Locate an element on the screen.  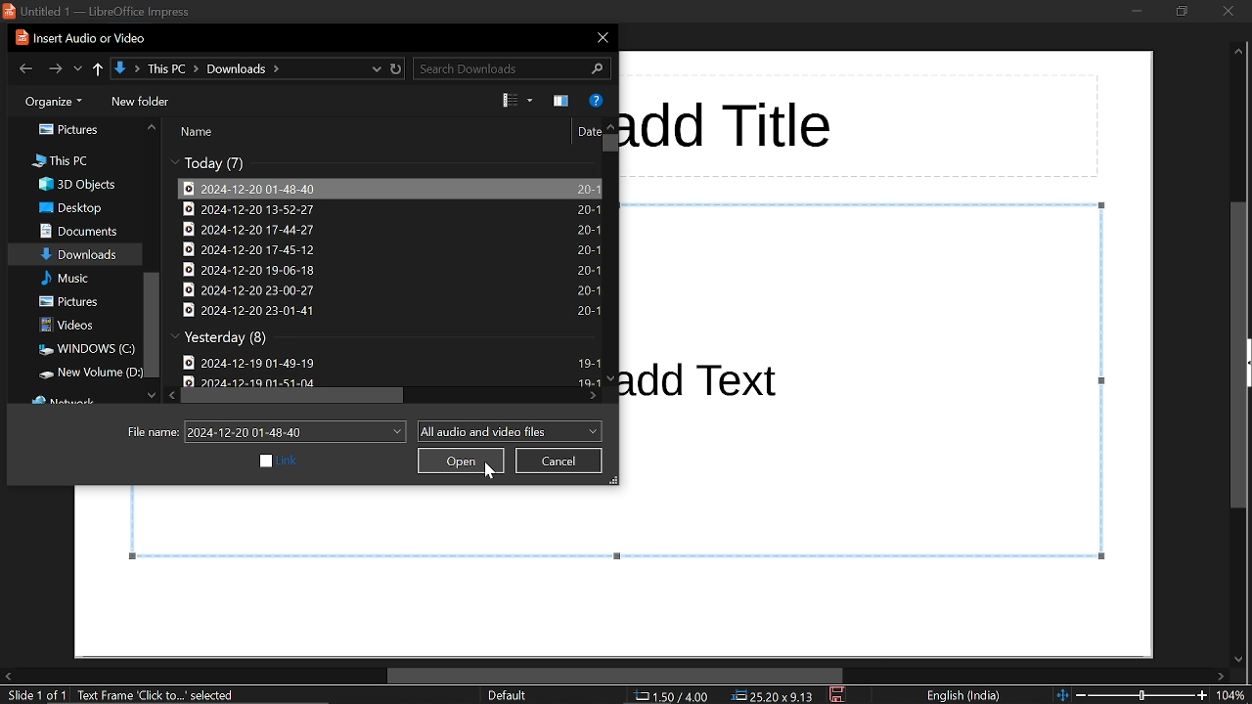
move up is located at coordinates (1238, 54).